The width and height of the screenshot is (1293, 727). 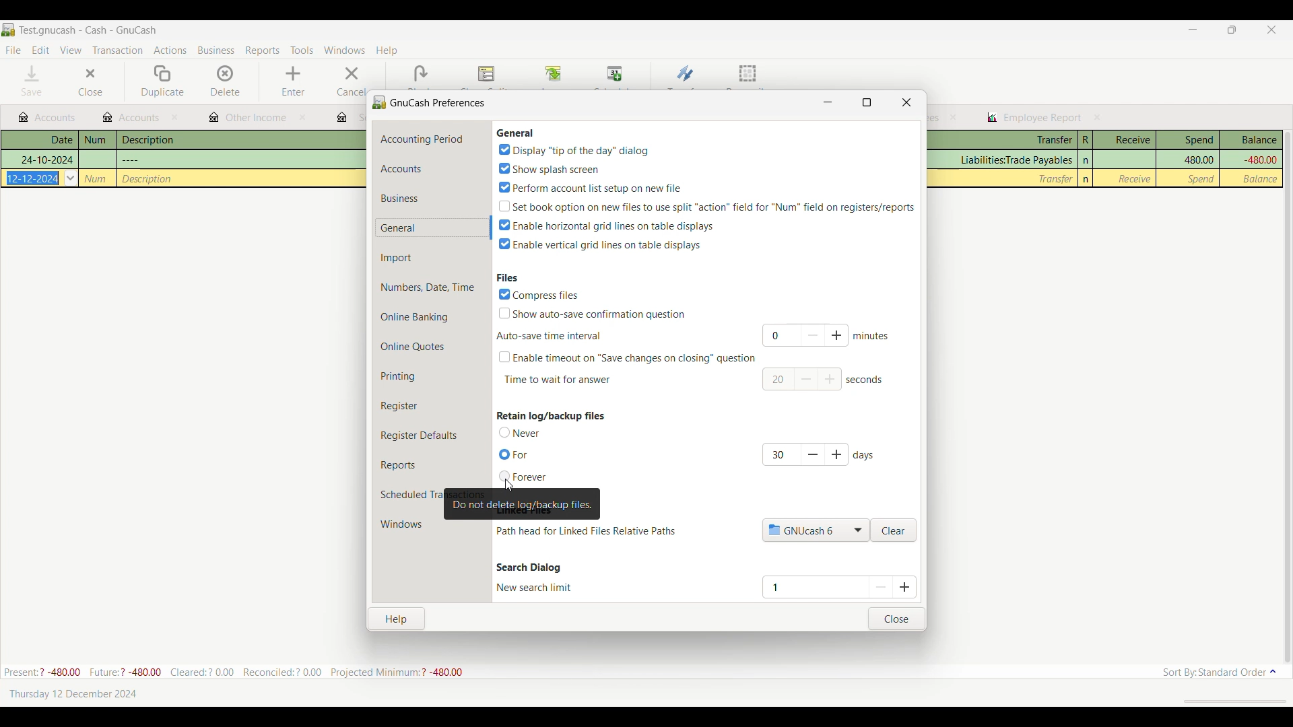 What do you see at coordinates (248, 118) in the screenshot?
I see `Other budgets and reports` at bounding box center [248, 118].